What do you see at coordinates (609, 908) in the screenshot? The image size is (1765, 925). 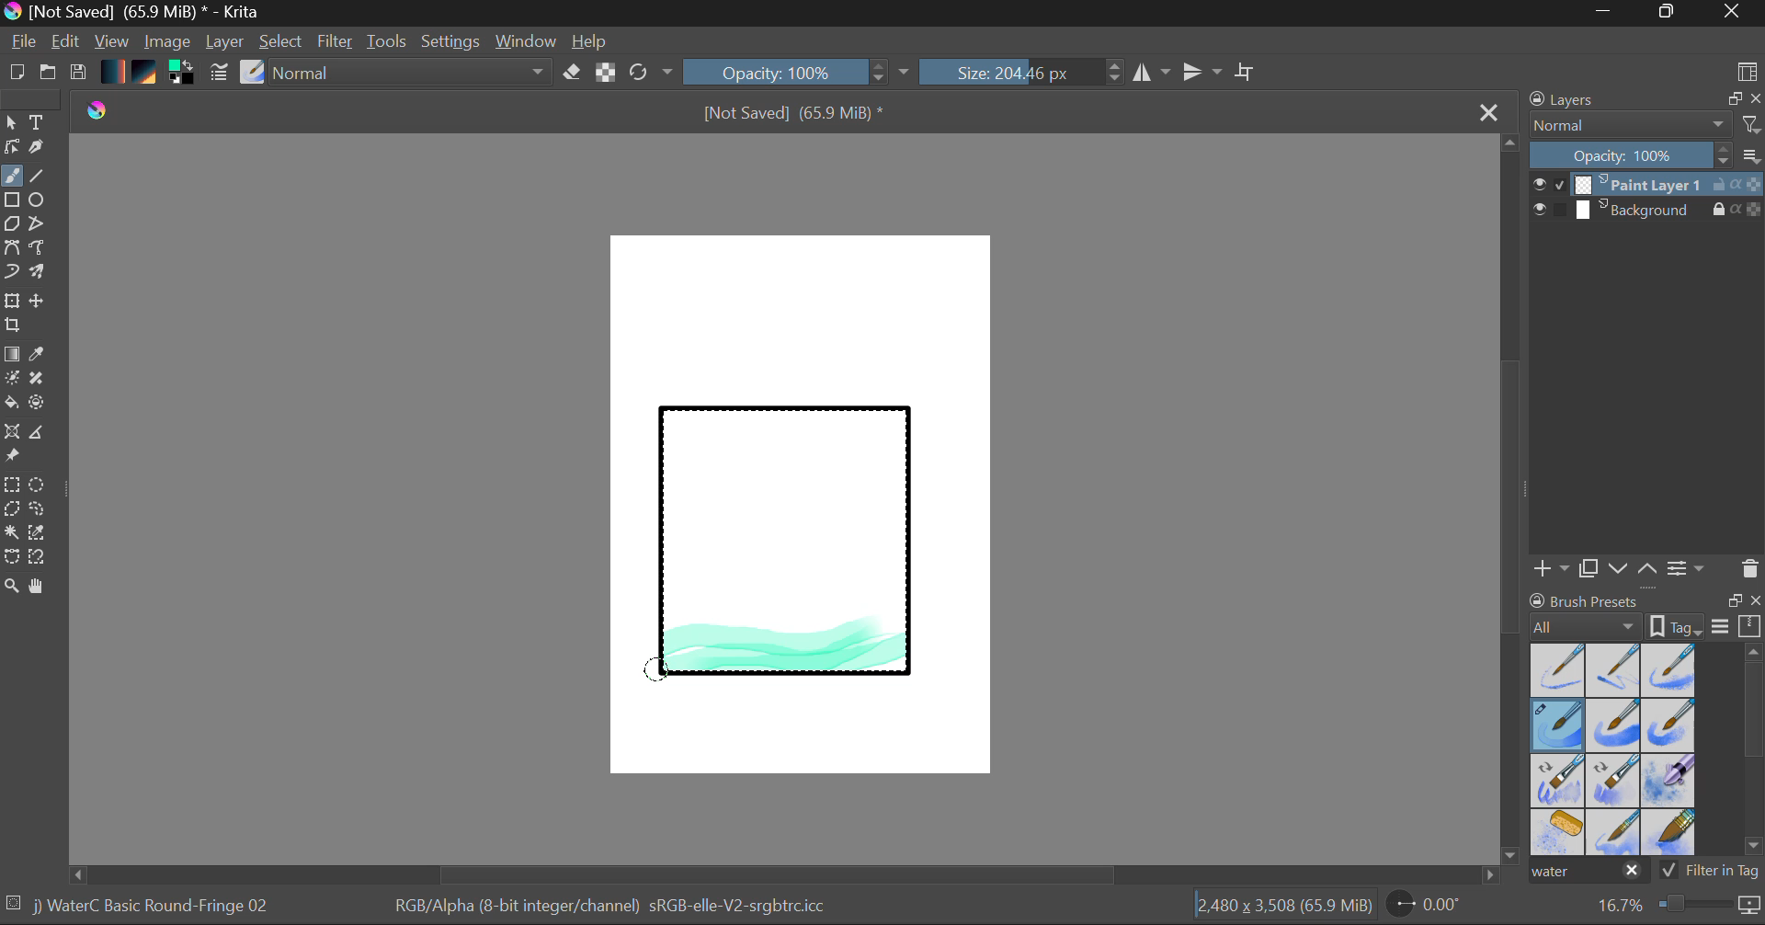 I see `Color Information` at bounding box center [609, 908].